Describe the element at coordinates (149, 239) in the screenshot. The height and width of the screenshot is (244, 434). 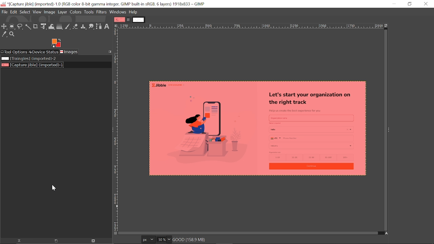
I see `Current image units` at that location.